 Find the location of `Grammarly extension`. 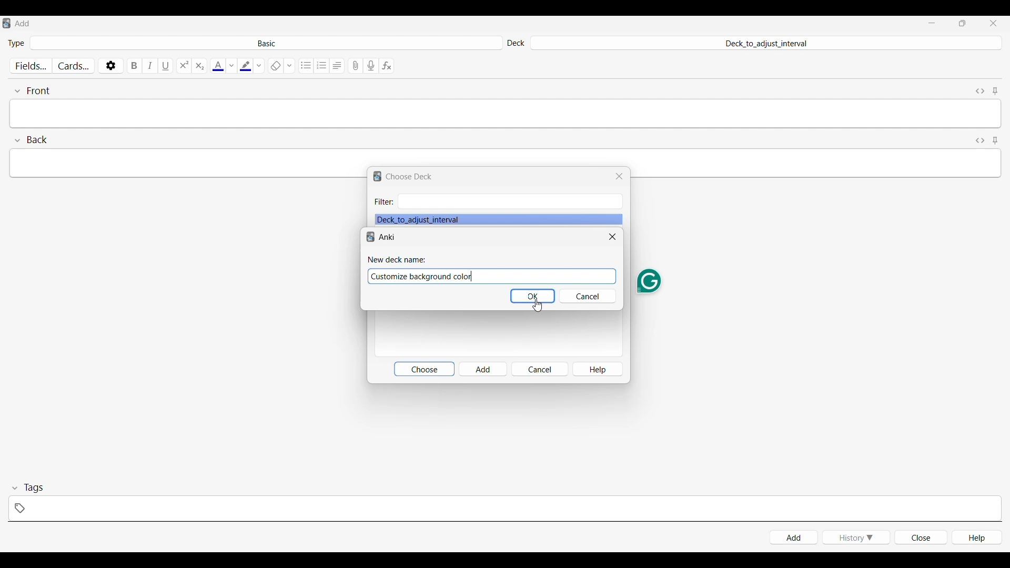

Grammarly extension is located at coordinates (649, 281).